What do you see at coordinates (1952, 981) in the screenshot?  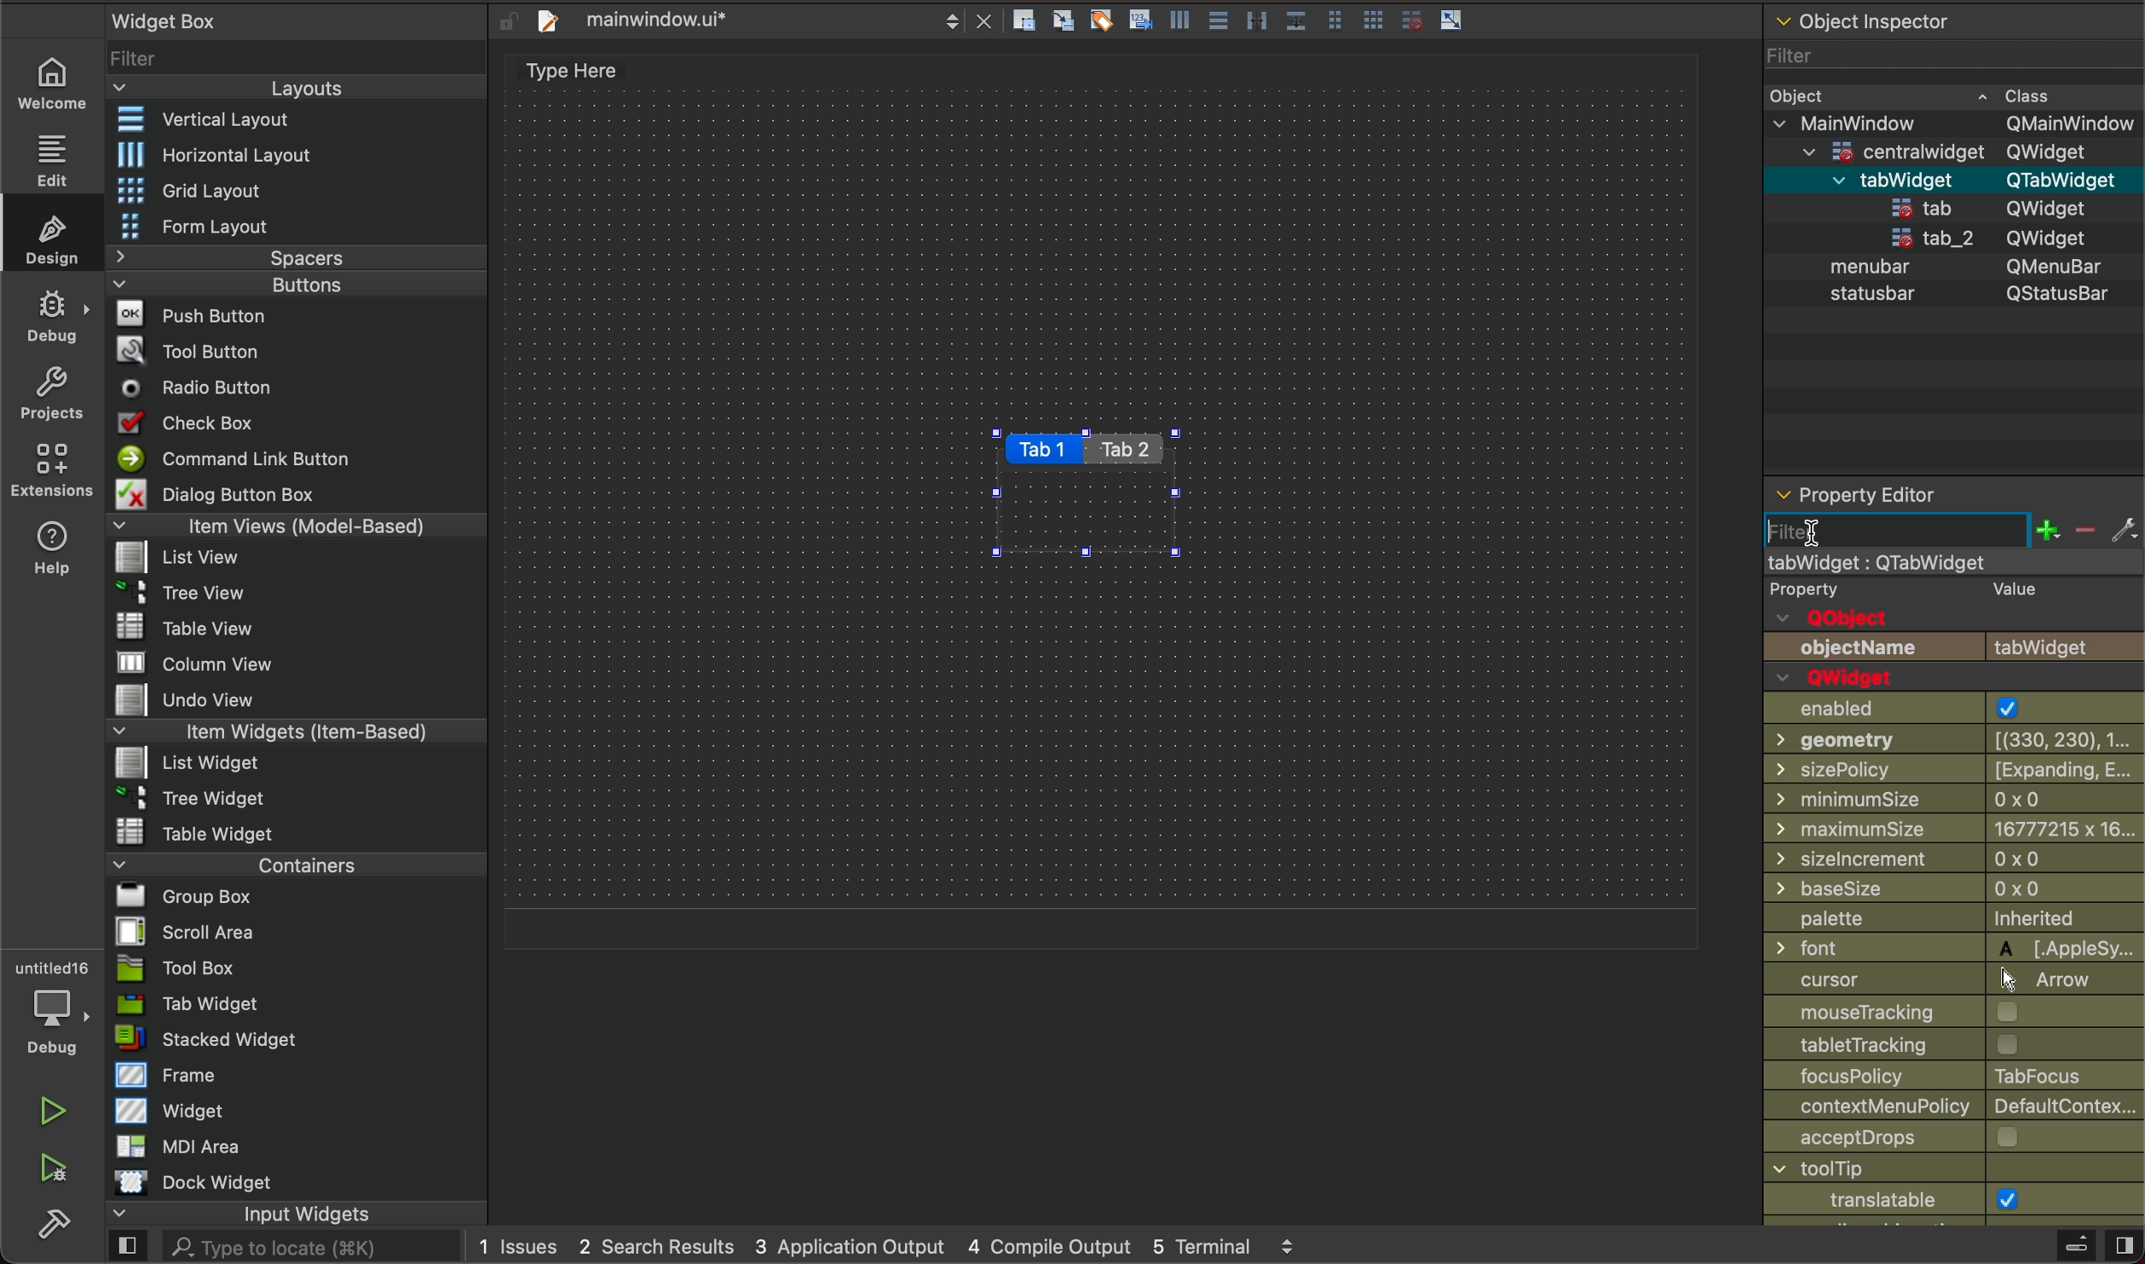 I see `cursor` at bounding box center [1952, 981].